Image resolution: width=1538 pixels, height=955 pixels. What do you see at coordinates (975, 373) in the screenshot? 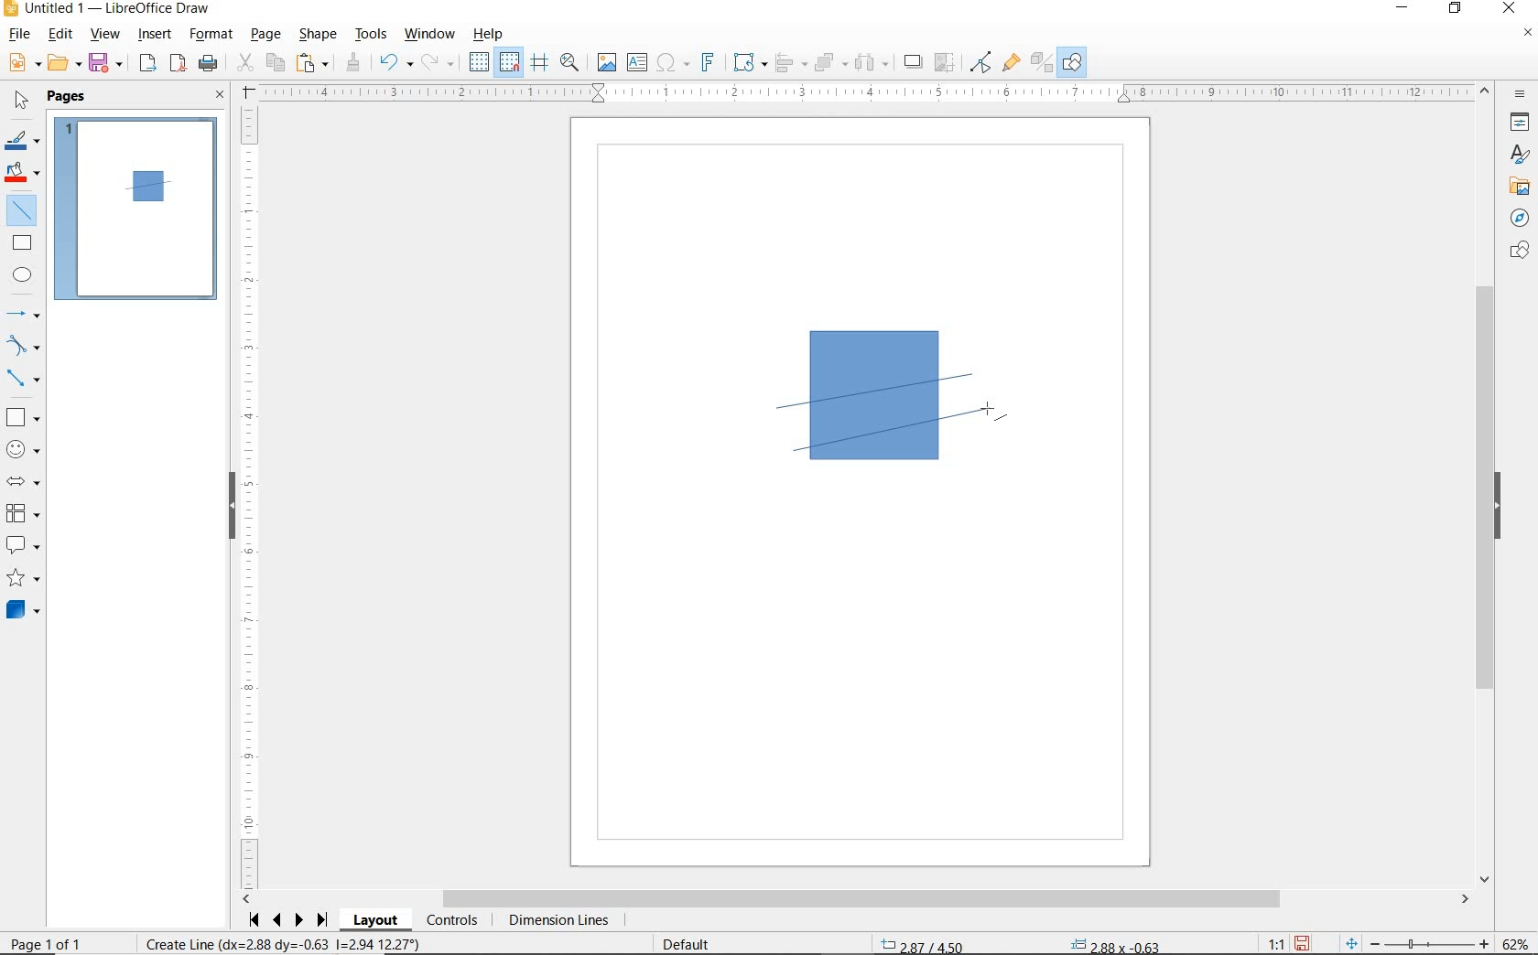
I see `LINE TOOL AT DRAG` at bounding box center [975, 373].